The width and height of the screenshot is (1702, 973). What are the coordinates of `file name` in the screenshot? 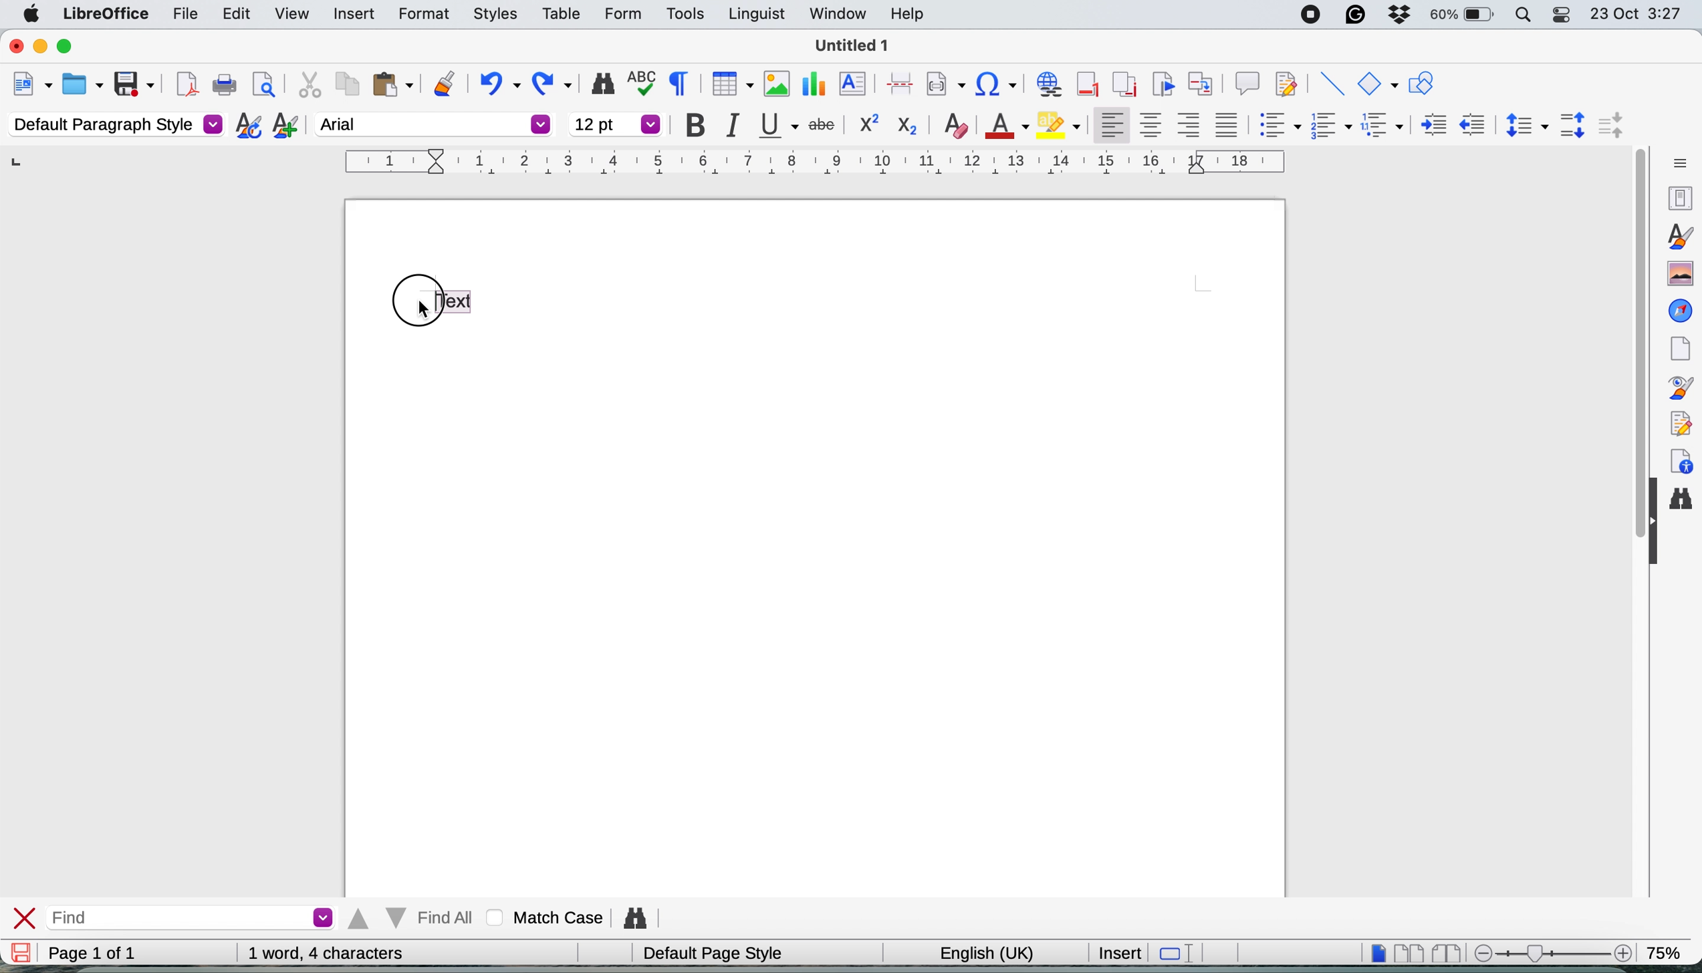 It's located at (854, 45).